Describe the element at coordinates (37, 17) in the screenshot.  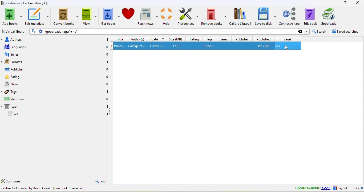
I see `edit metadata` at that location.